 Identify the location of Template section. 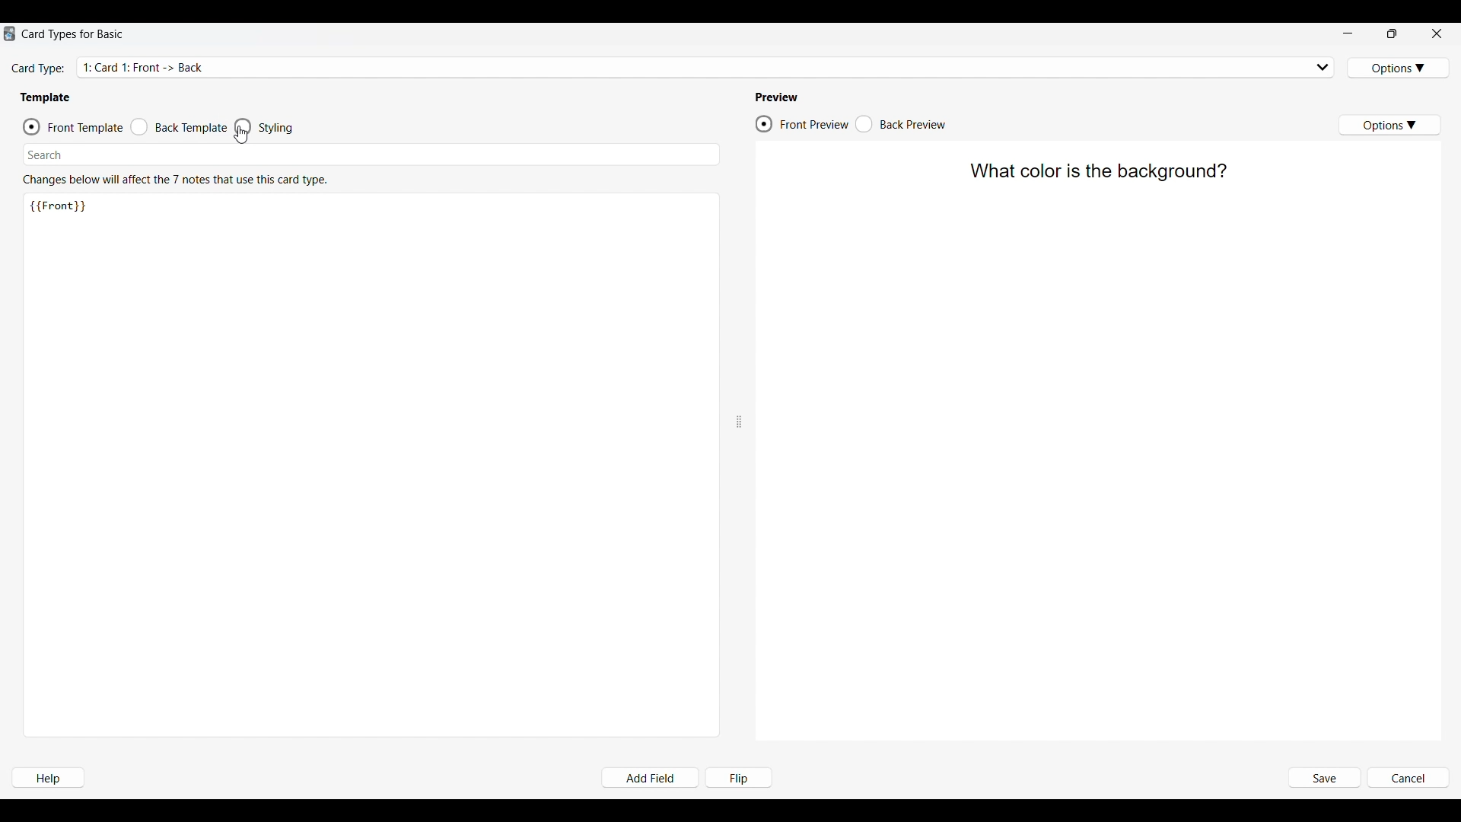
(45, 97).